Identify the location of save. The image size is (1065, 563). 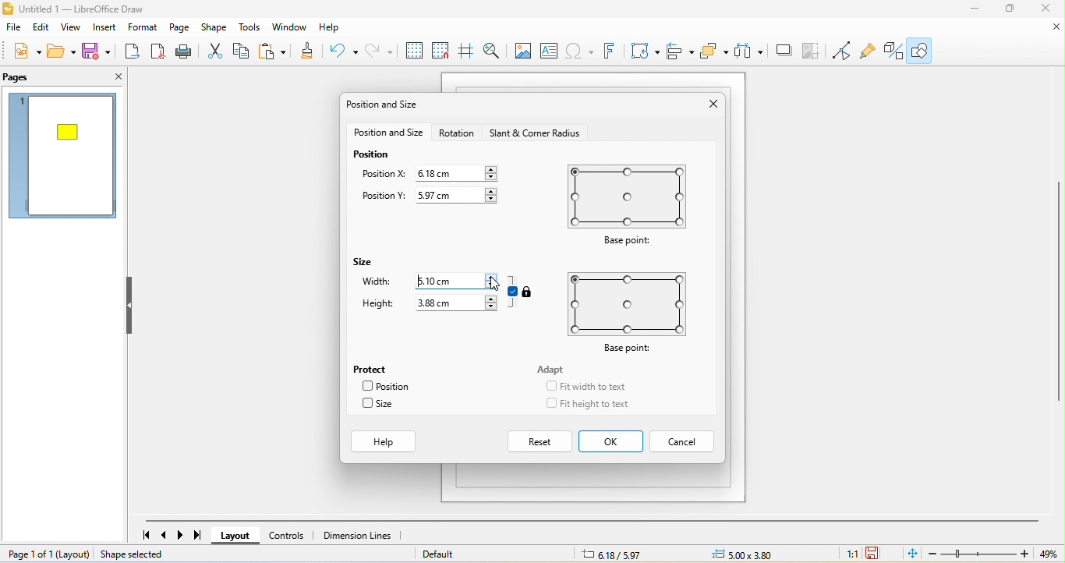
(97, 52).